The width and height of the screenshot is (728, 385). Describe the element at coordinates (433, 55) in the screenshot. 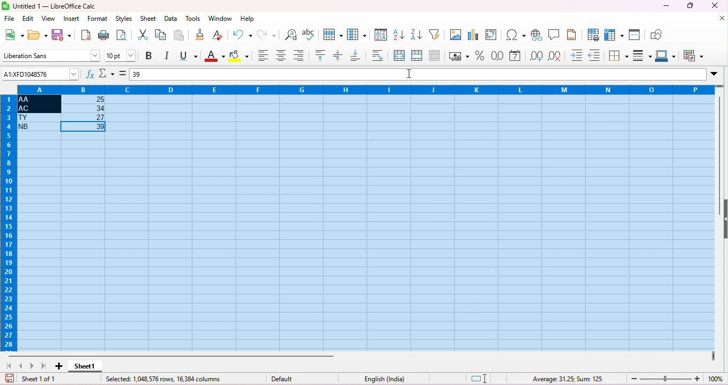

I see `unmerge` at that location.